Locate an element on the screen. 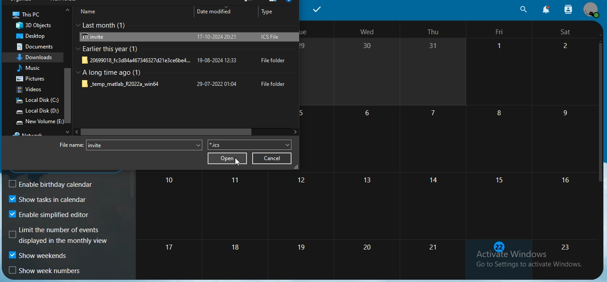 This screenshot has width=607, height=282. desktop is located at coordinates (32, 36).